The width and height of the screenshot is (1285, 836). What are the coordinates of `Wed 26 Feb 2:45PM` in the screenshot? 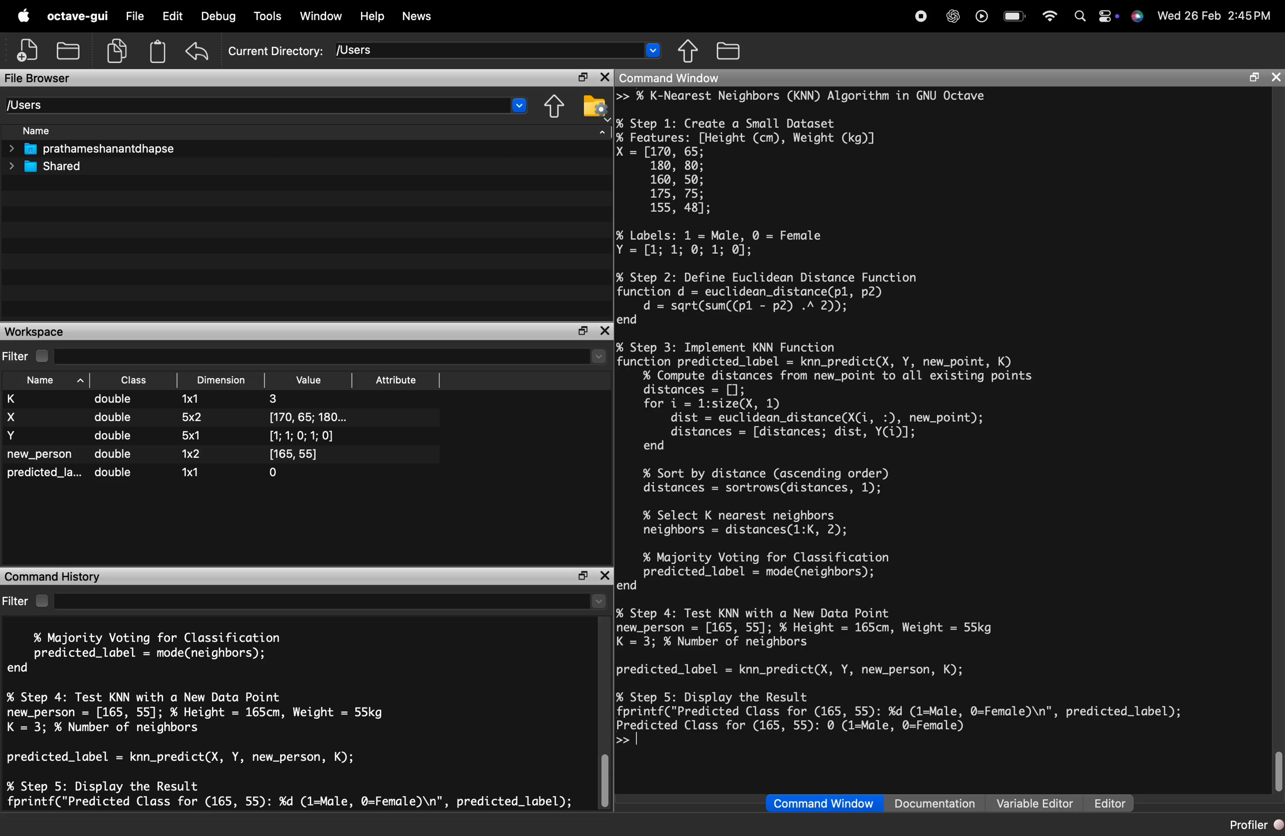 It's located at (1215, 16).